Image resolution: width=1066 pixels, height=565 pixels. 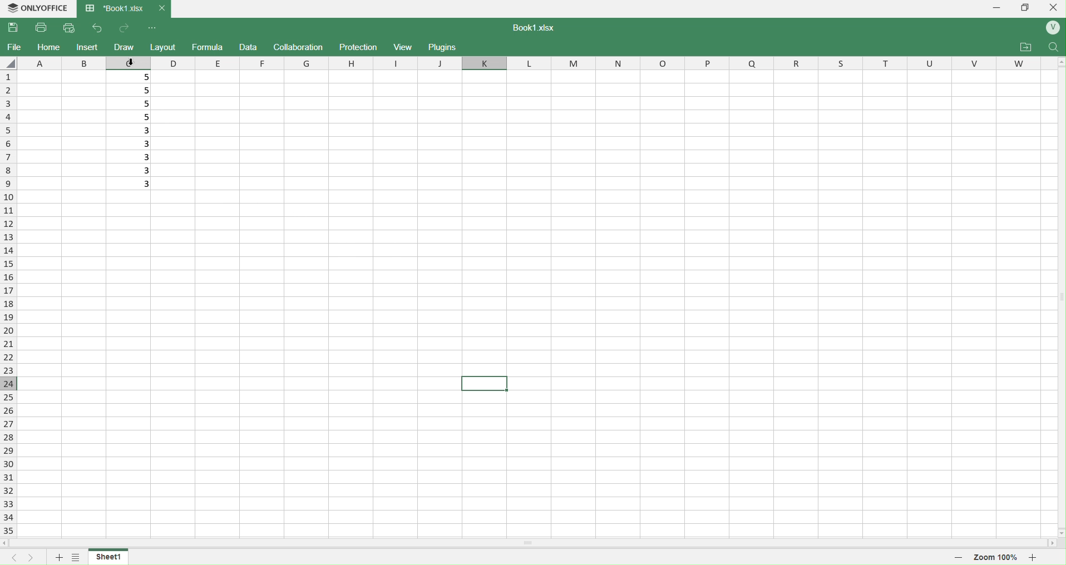 I want to click on 3, so click(x=134, y=130).